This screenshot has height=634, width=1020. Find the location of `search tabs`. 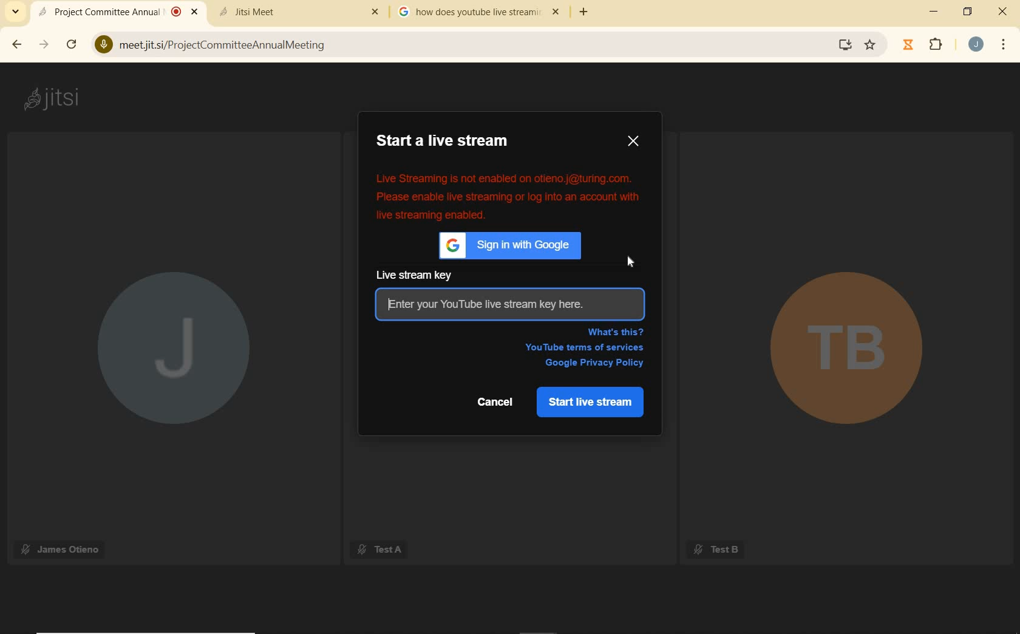

search tabs is located at coordinates (16, 12).